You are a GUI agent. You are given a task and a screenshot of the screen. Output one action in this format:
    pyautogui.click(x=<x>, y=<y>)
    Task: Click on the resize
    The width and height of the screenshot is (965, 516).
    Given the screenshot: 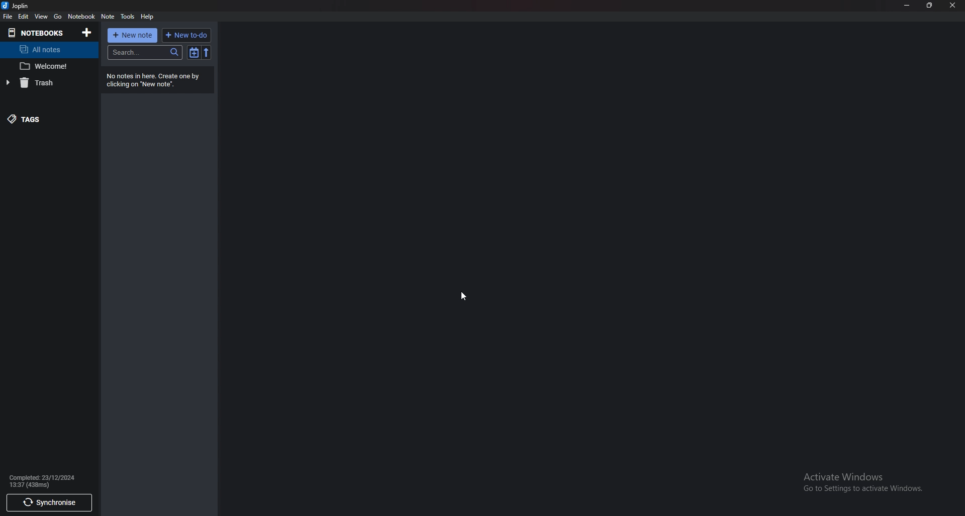 What is the action you would take?
    pyautogui.click(x=930, y=6)
    